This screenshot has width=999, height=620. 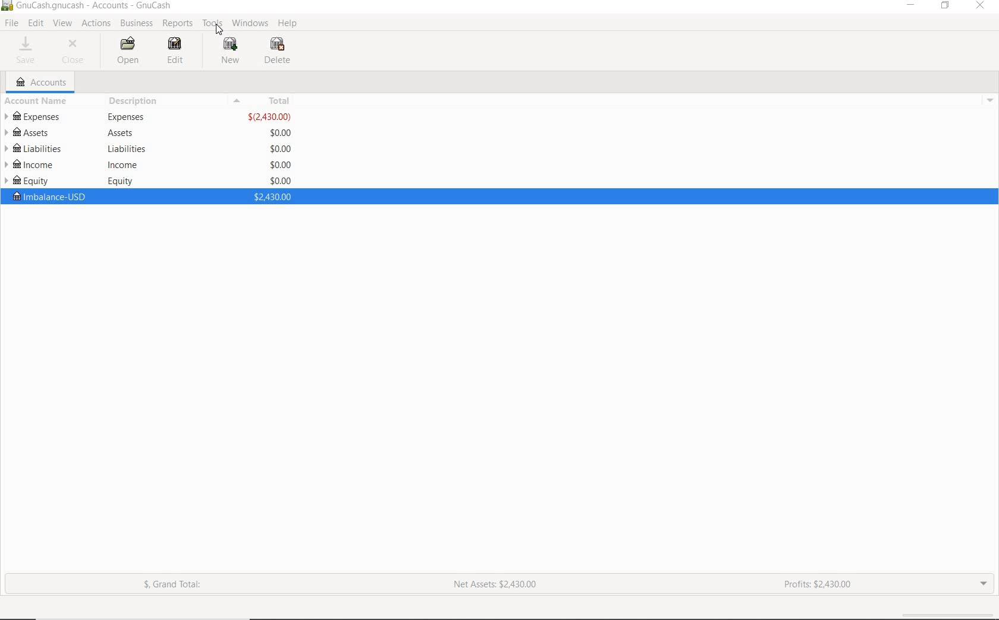 I want to click on SAVE, so click(x=25, y=50).